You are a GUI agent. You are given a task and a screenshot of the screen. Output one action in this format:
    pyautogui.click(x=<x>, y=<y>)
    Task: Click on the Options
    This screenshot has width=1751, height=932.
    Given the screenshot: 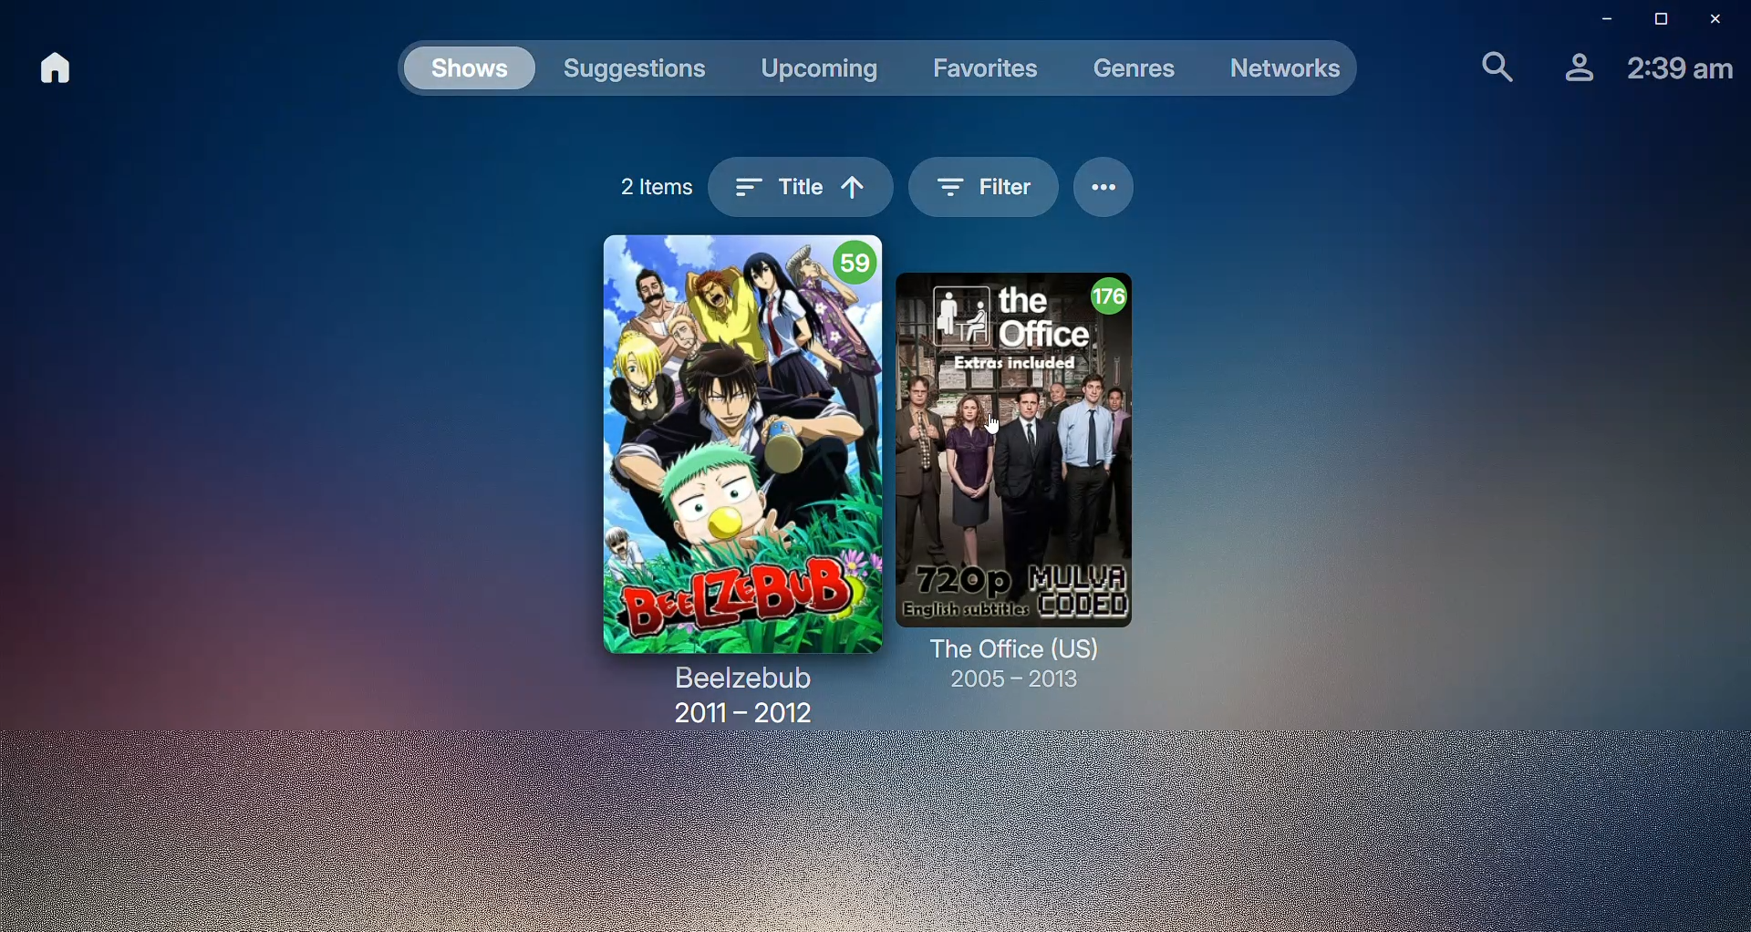 What is the action you would take?
    pyautogui.click(x=1107, y=191)
    